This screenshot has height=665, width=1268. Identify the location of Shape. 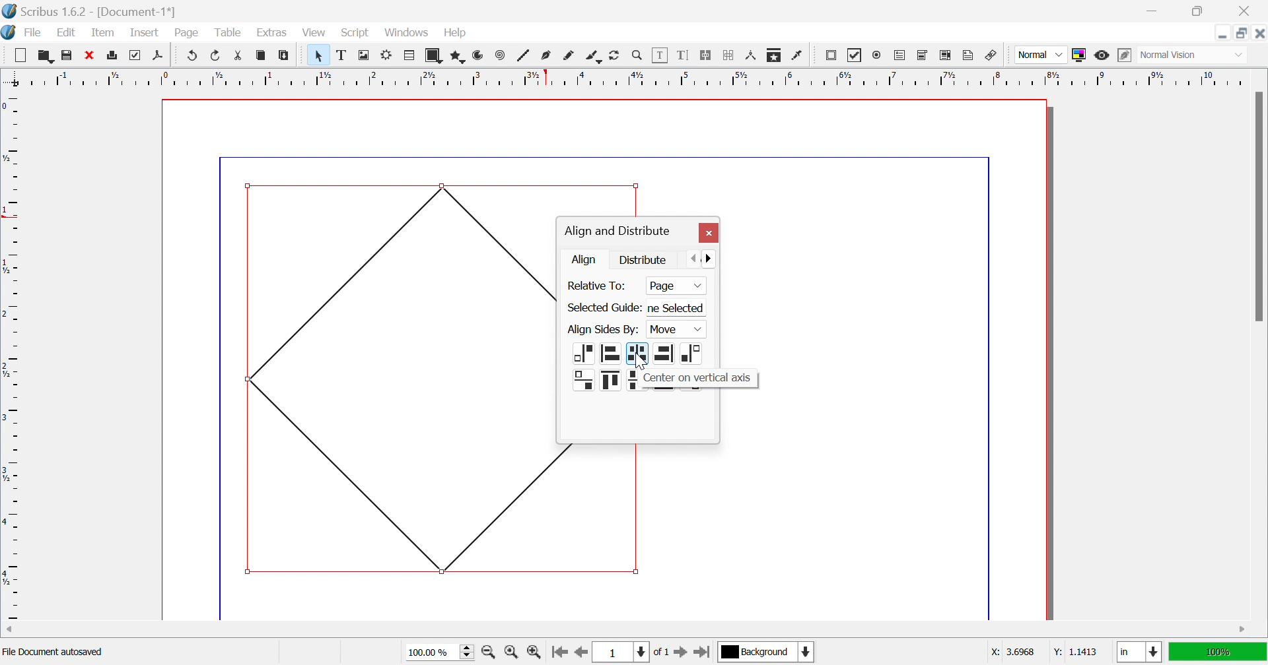
(398, 375).